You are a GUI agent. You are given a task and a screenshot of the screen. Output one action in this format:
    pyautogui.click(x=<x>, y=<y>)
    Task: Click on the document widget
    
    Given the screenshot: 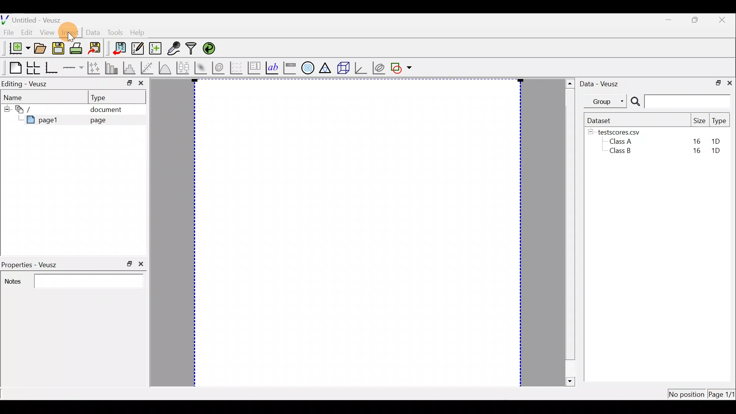 What is the action you would take?
    pyautogui.click(x=23, y=110)
    